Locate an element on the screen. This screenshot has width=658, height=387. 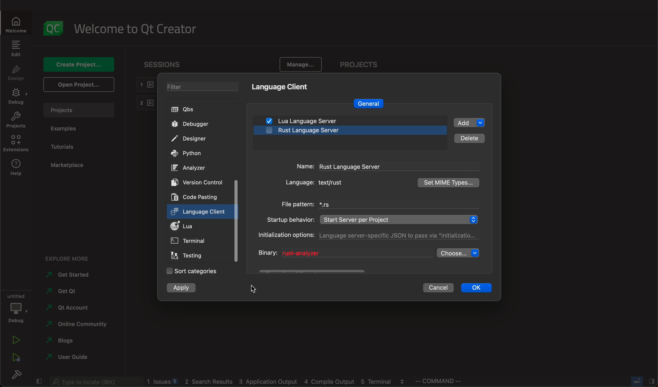
get qt is located at coordinates (69, 292).